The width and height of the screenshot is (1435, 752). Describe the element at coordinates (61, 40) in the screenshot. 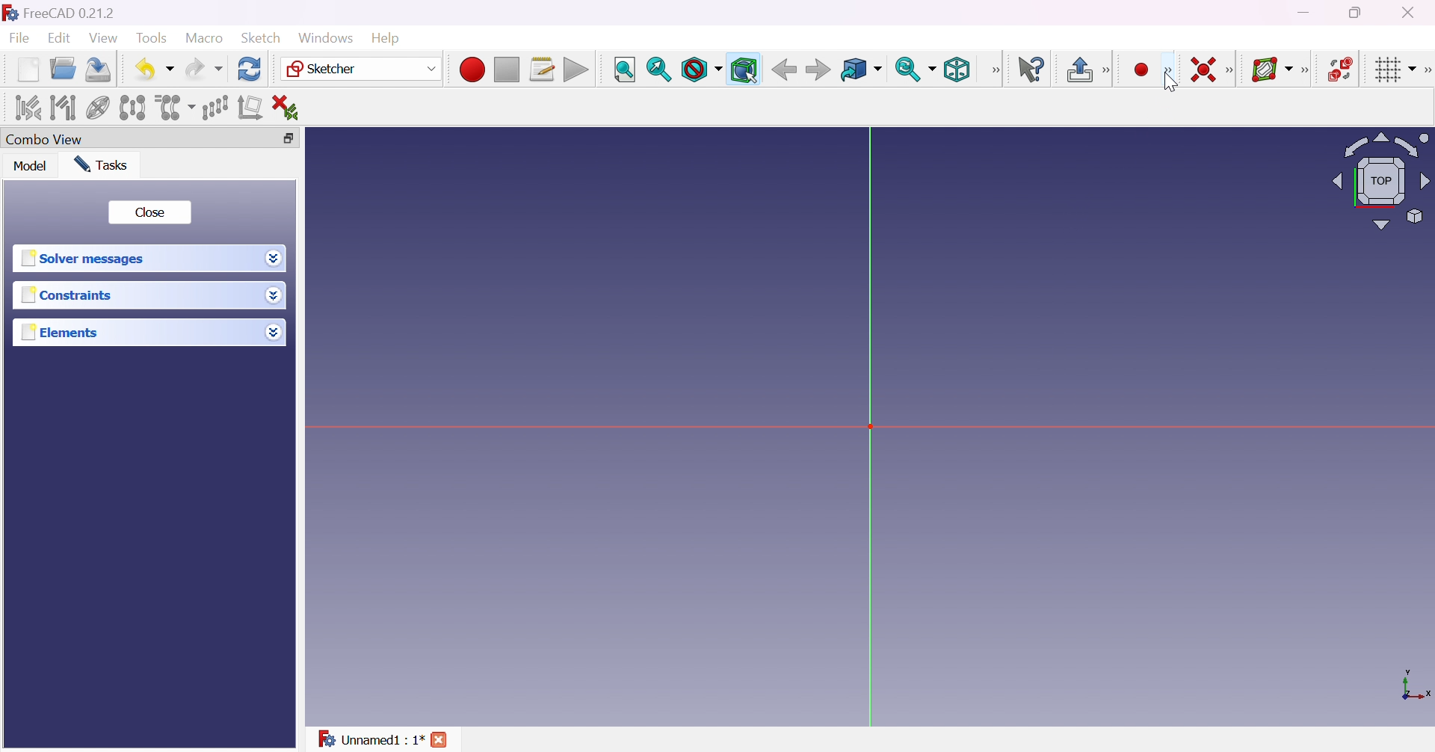

I see `Edit` at that location.